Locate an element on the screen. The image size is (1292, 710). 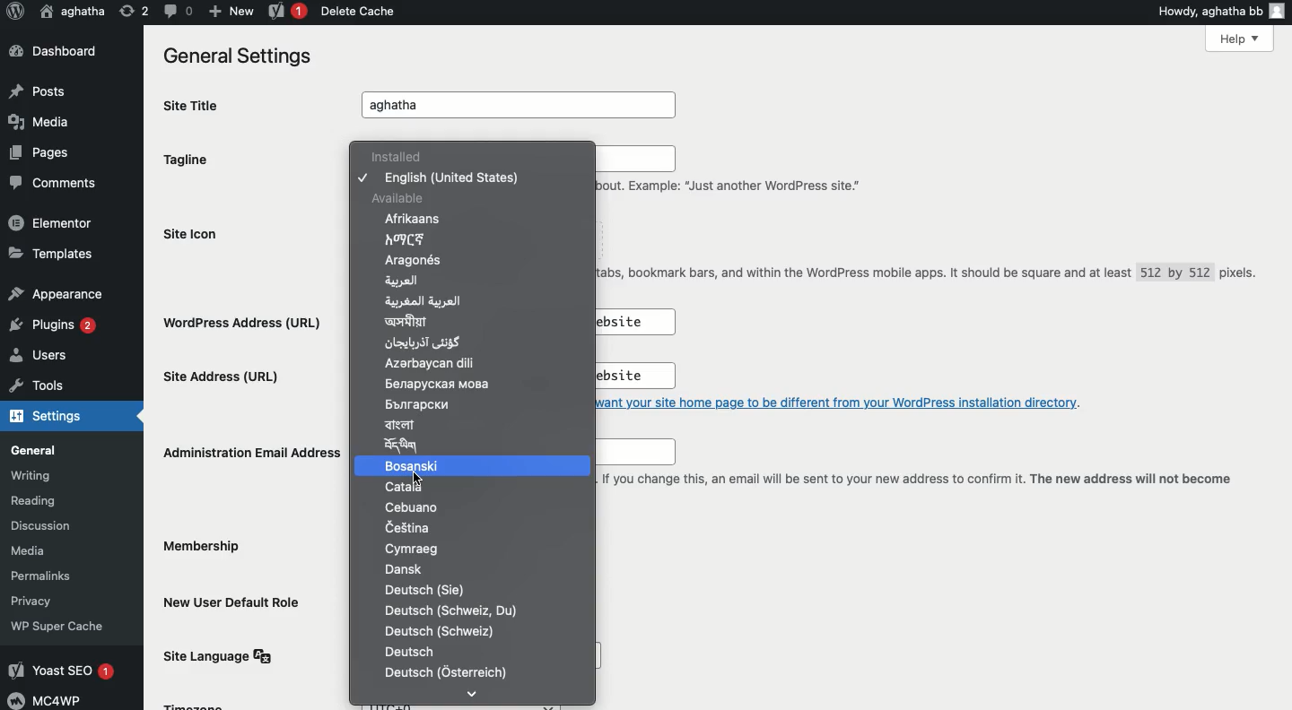
WP Super Cache is located at coordinates (60, 626).